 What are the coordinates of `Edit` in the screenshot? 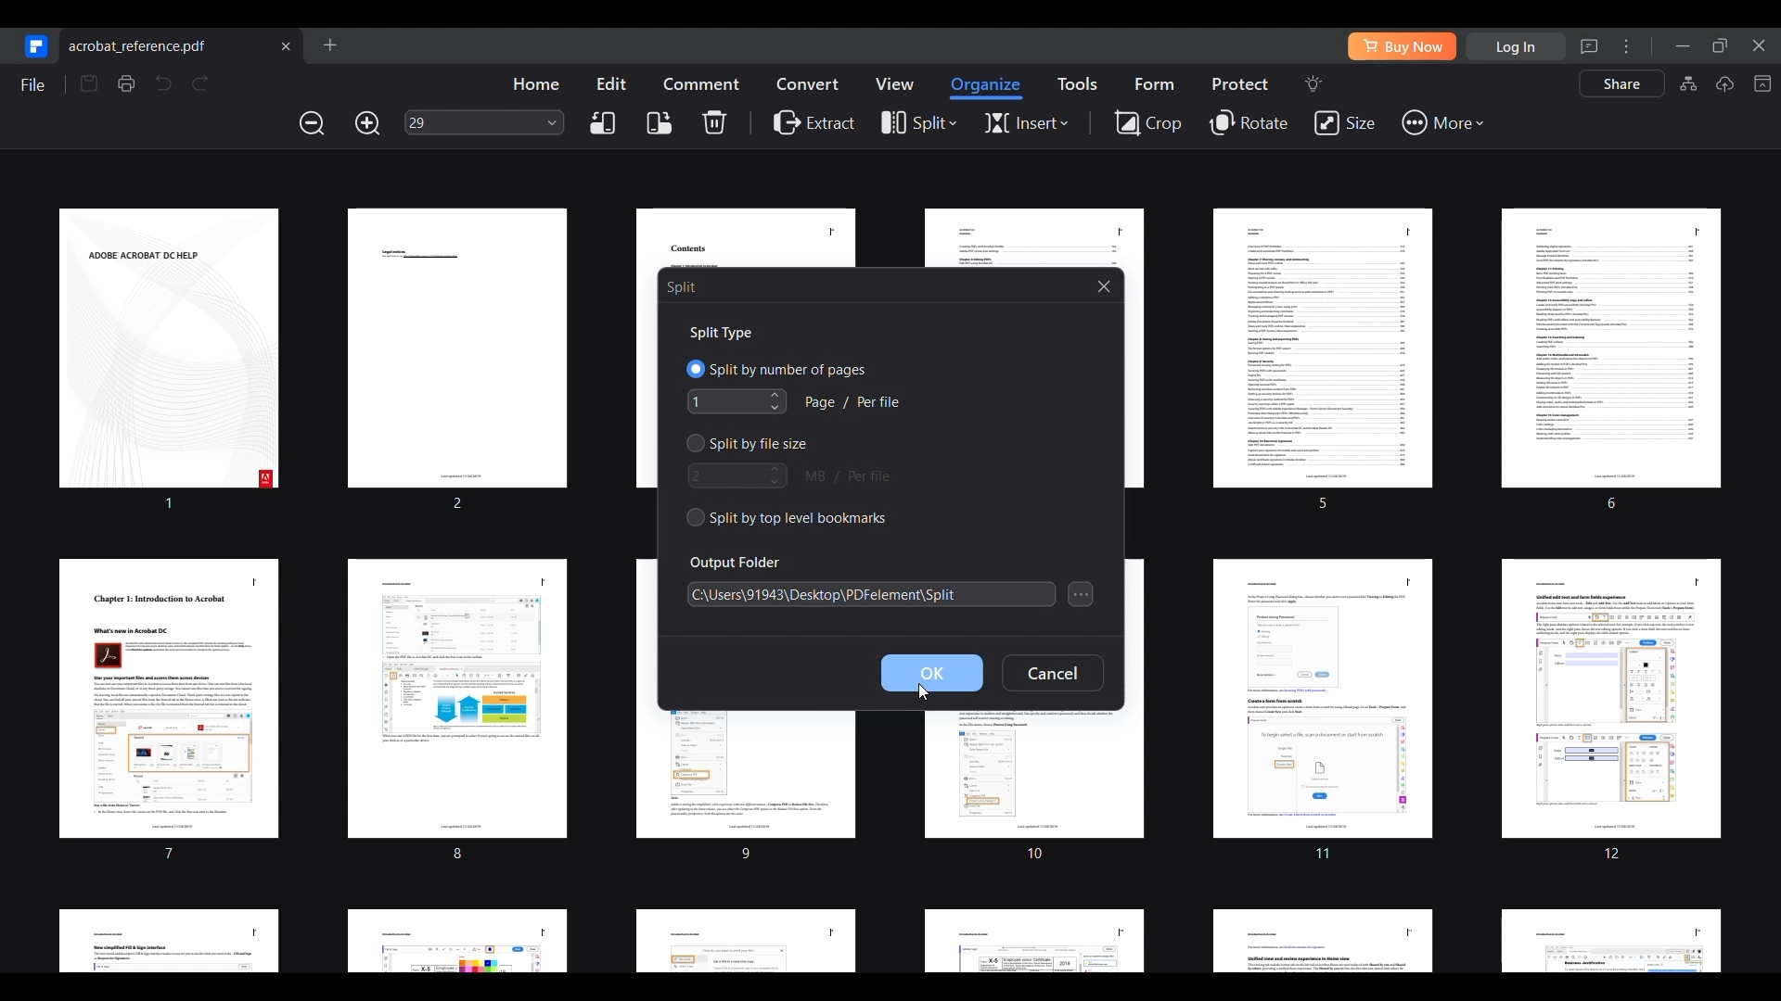 It's located at (611, 82).